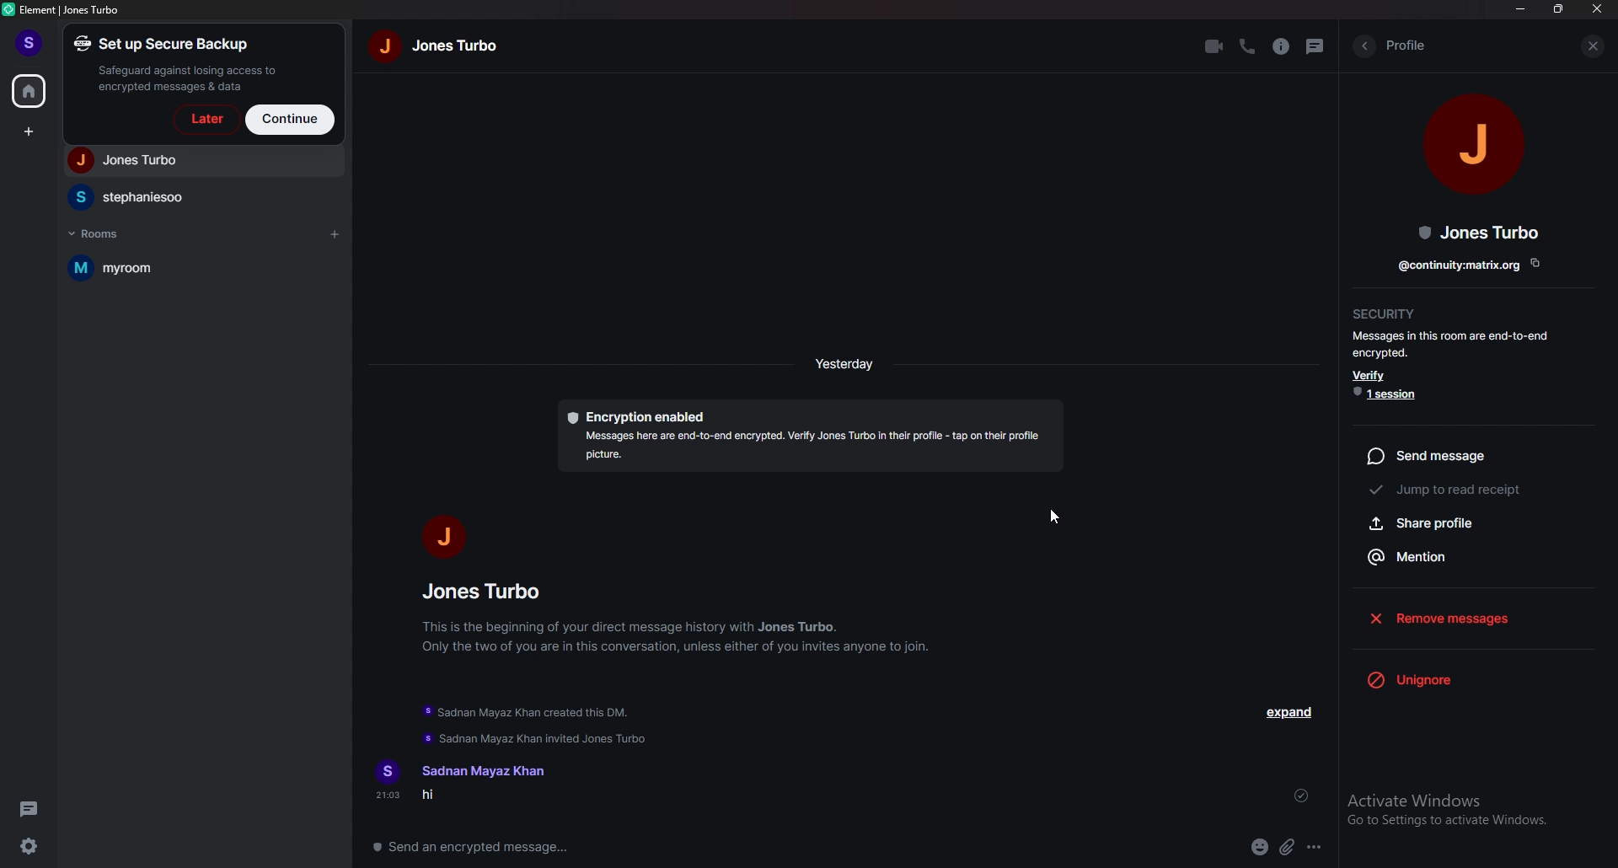 The width and height of the screenshot is (1618, 868). What do you see at coordinates (1390, 394) in the screenshot?
I see `1 session` at bounding box center [1390, 394].